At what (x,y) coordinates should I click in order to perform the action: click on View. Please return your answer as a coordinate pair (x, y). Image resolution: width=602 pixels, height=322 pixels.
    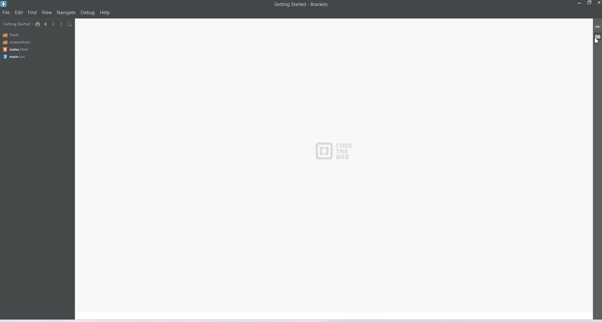
    Looking at the image, I should click on (46, 13).